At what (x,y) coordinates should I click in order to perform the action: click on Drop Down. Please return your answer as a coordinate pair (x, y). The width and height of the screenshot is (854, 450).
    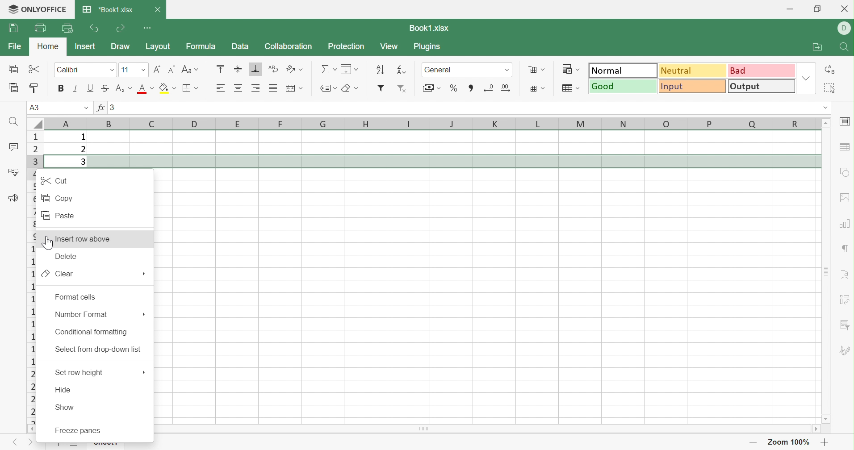
    Looking at the image, I should click on (336, 88).